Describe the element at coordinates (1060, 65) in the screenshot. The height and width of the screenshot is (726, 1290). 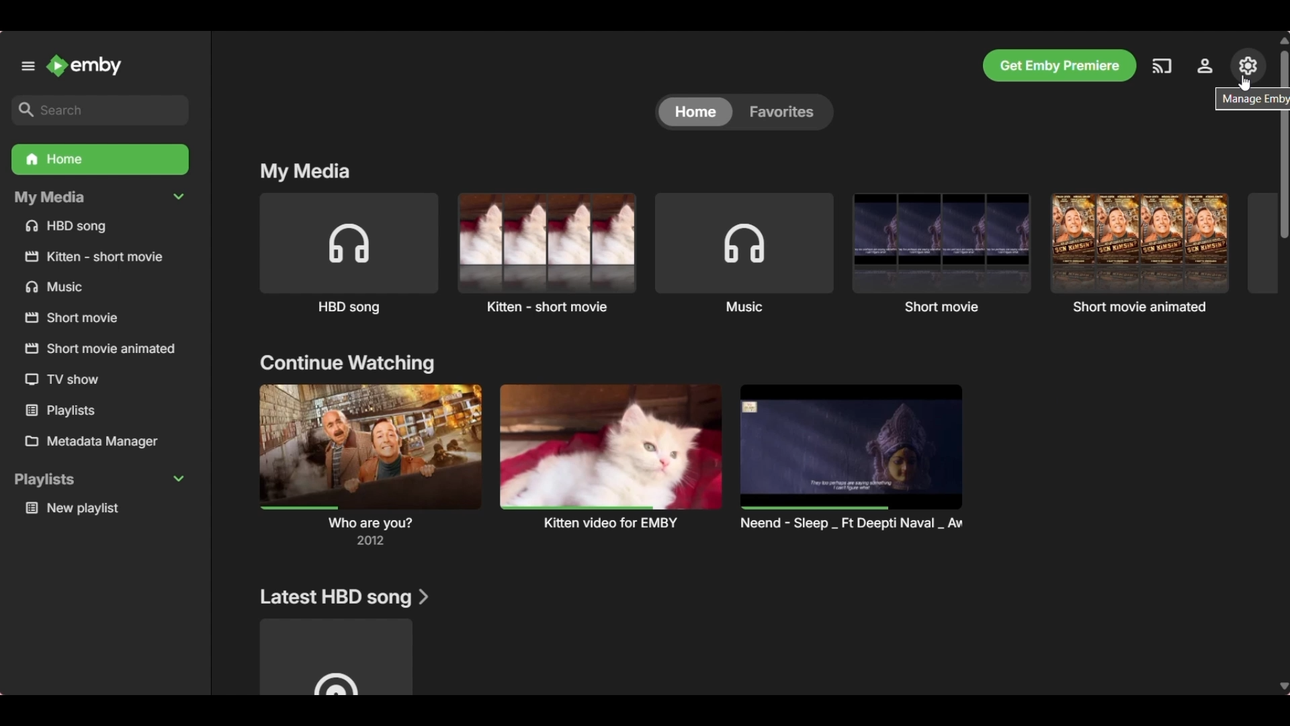
I see `Get Emby premiere` at that location.